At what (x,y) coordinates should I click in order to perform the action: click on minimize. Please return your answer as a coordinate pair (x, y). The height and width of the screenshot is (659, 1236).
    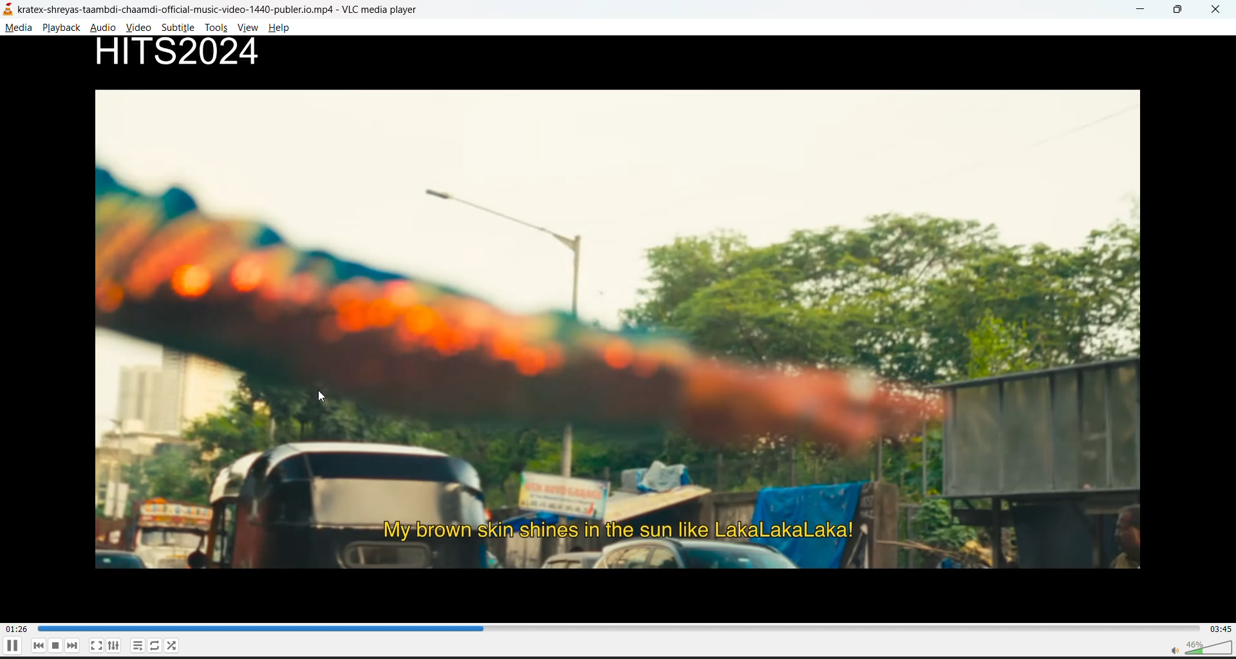
    Looking at the image, I should click on (1142, 9).